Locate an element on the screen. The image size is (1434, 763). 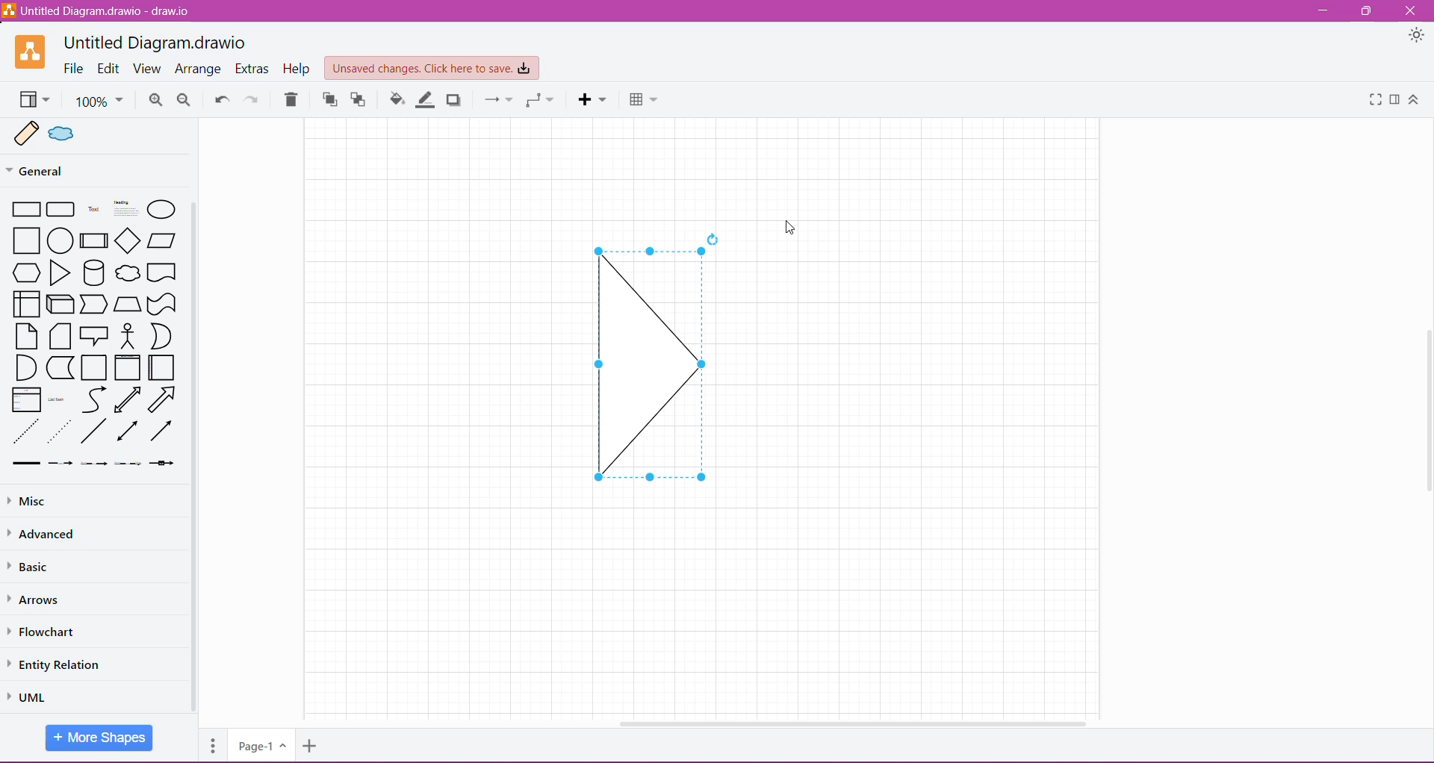
Table is located at coordinates (644, 101).